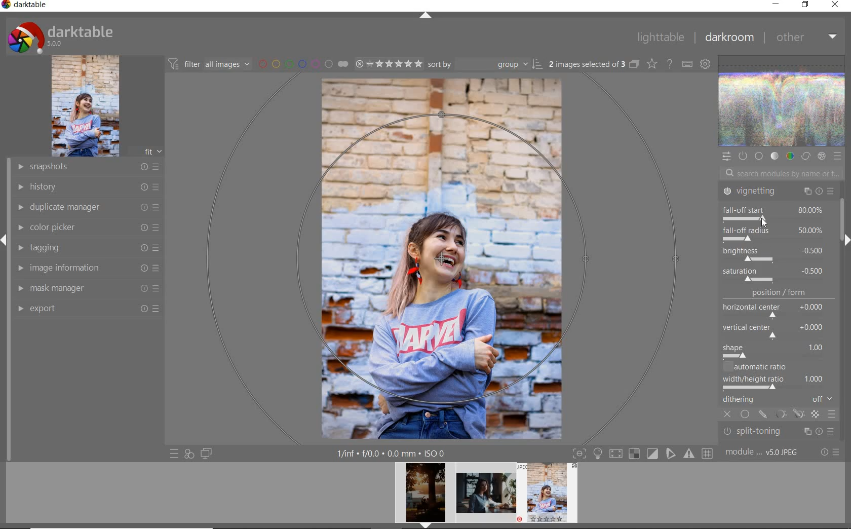 The height and width of the screenshot is (529, 851). Describe the element at coordinates (821, 156) in the screenshot. I see `effect` at that location.